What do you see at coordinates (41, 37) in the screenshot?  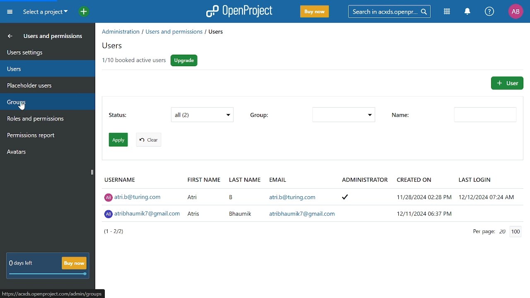 I see `Users and permission` at bounding box center [41, 37].